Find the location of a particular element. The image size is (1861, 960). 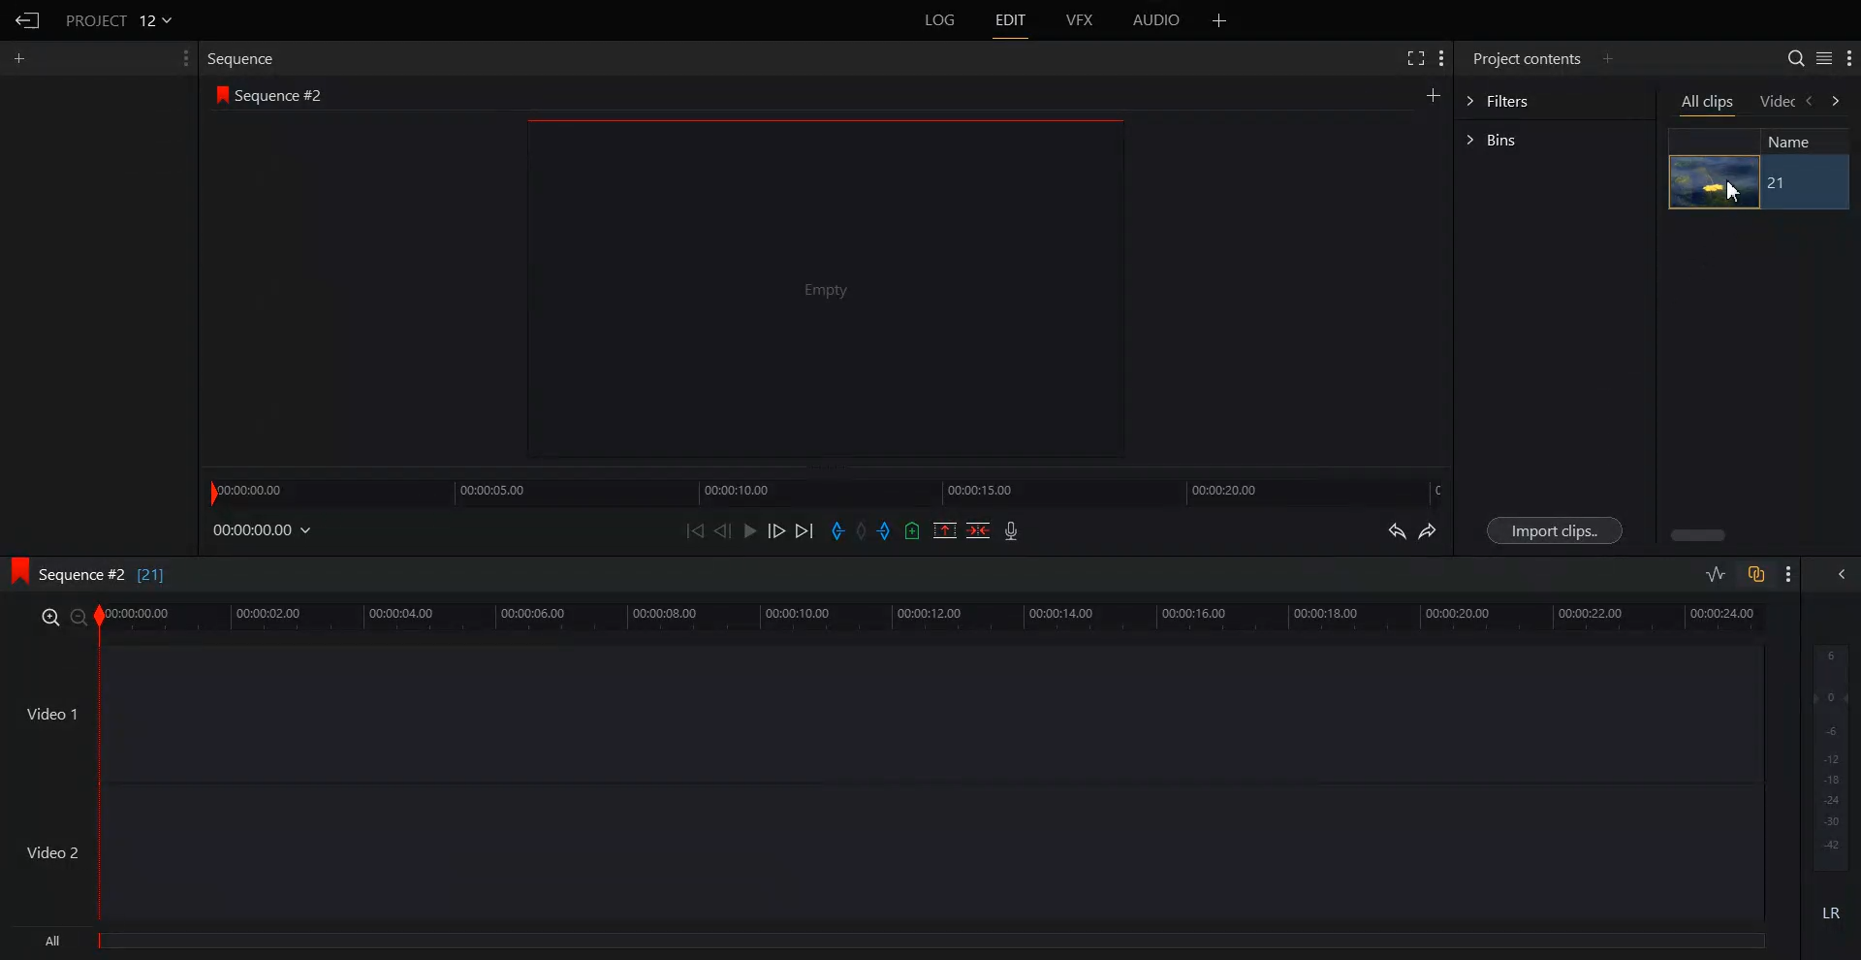

Nudge One frame Forwards is located at coordinates (775, 530).